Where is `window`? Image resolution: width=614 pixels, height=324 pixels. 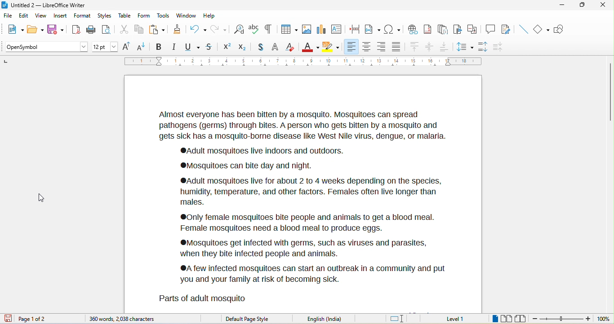 window is located at coordinates (186, 15).